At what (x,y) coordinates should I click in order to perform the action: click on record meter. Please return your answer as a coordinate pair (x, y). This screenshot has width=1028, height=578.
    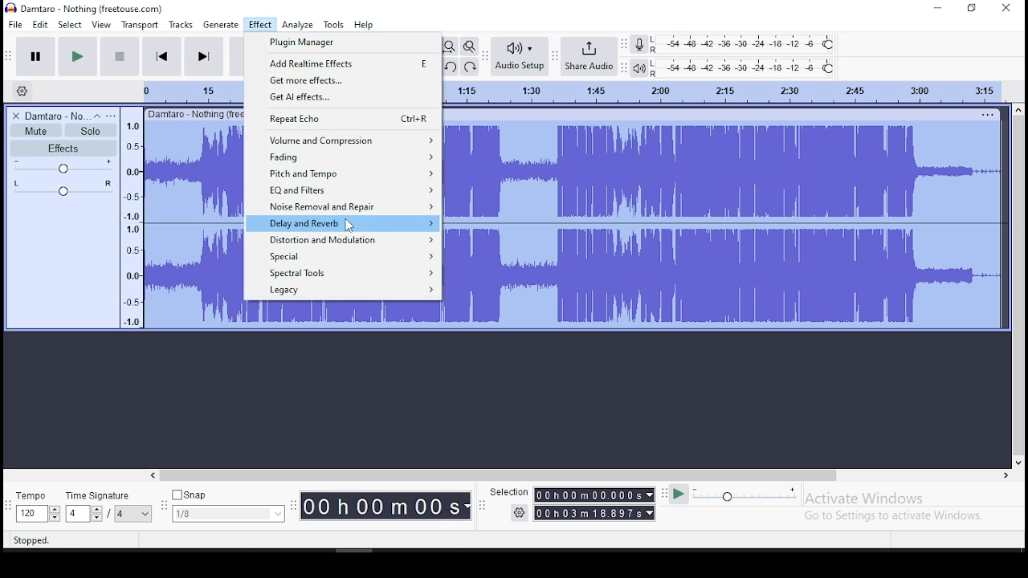
    Looking at the image, I should click on (639, 46).